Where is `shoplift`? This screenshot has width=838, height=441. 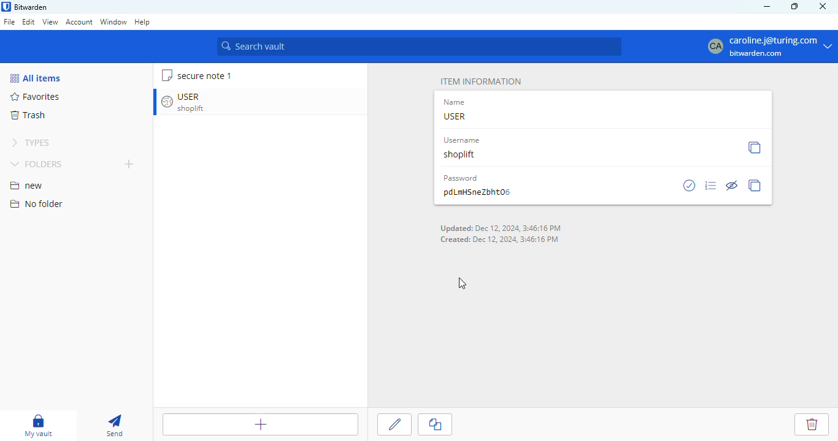
shoplift is located at coordinates (461, 155).